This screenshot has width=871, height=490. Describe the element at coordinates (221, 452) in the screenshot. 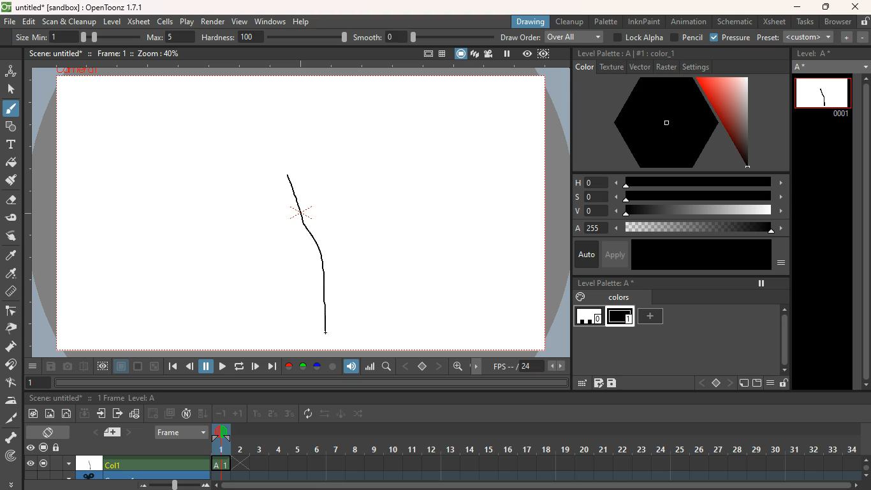

I see `frame` at that location.